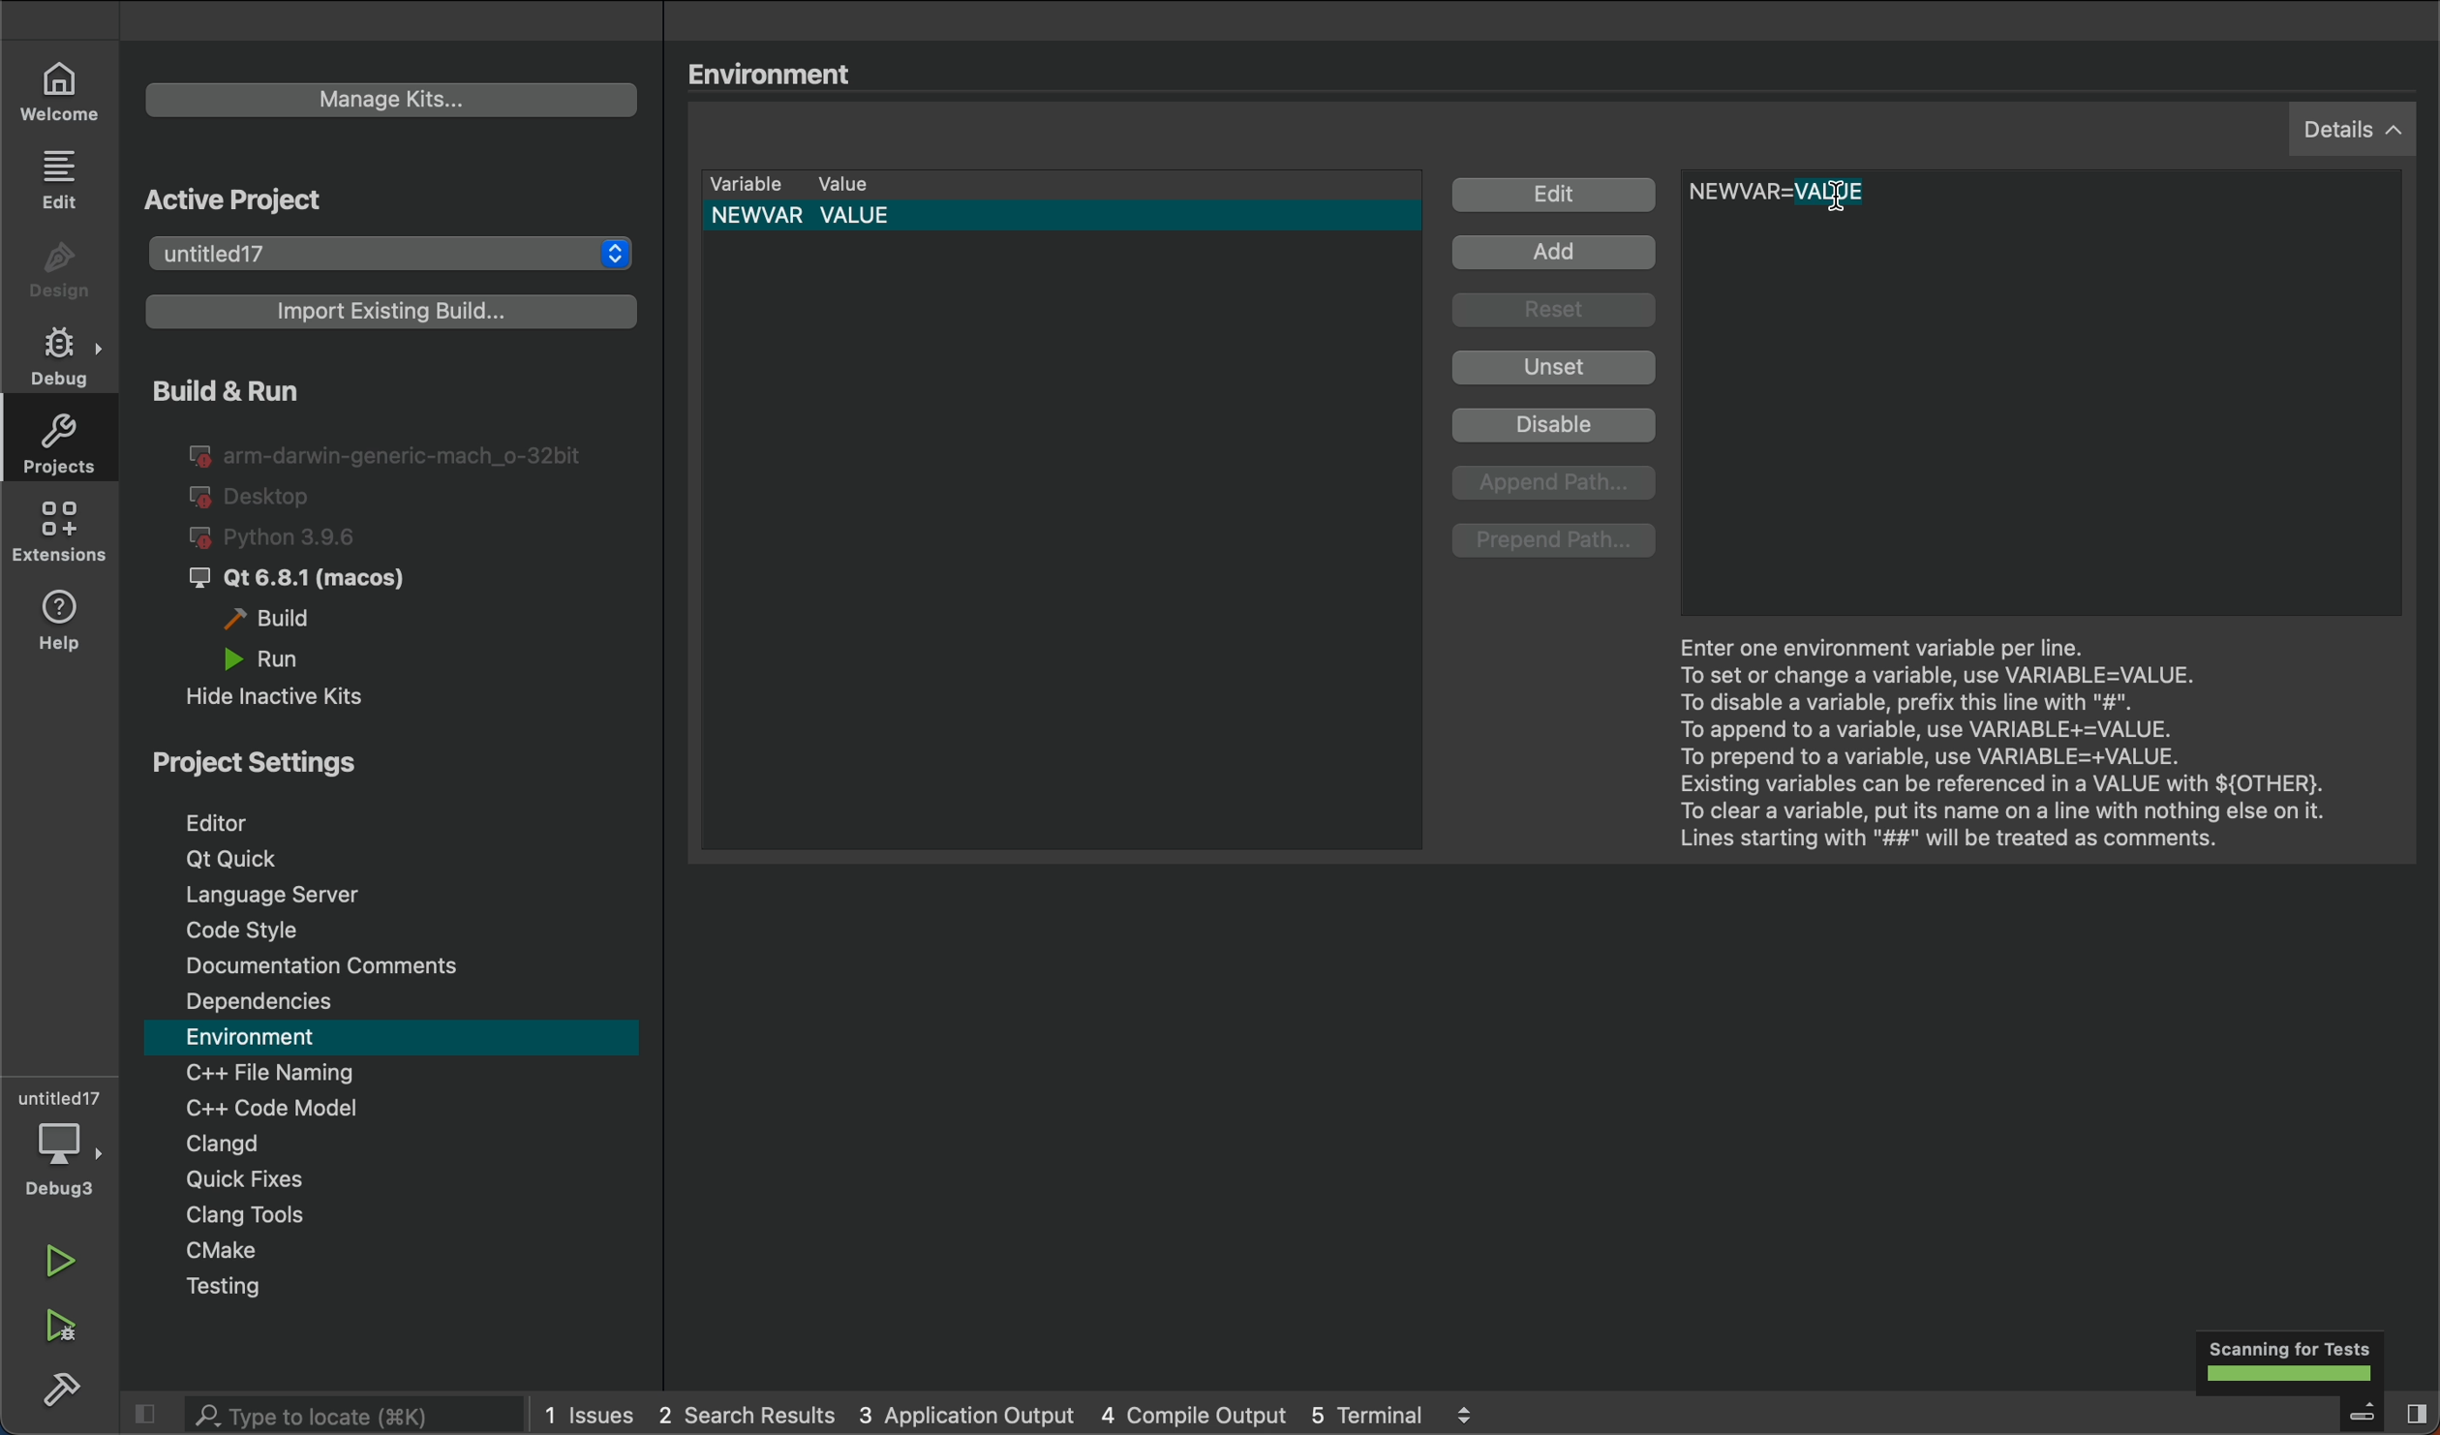 This screenshot has width=2440, height=1435. I want to click on desktop, so click(257, 498).